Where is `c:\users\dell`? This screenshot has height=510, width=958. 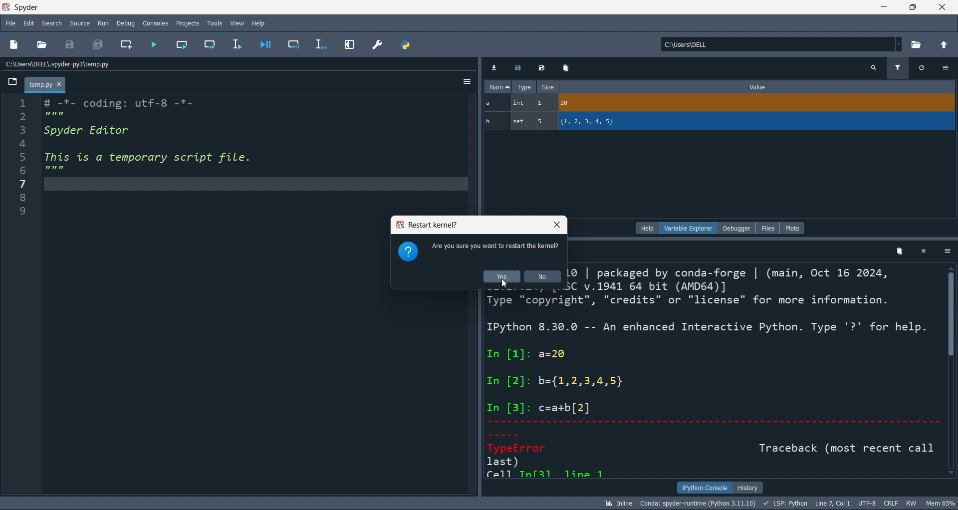
c:\users\dell is located at coordinates (781, 42).